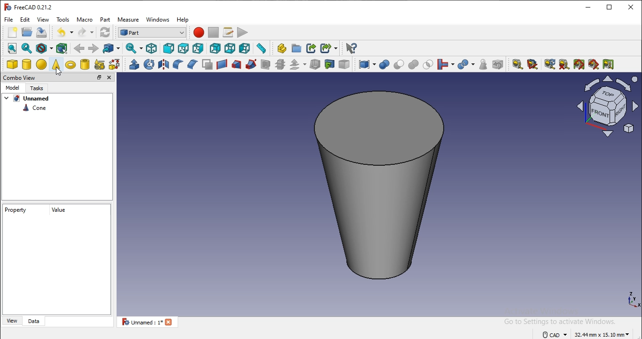  What do you see at coordinates (398, 64) in the screenshot?
I see `cut` at bounding box center [398, 64].